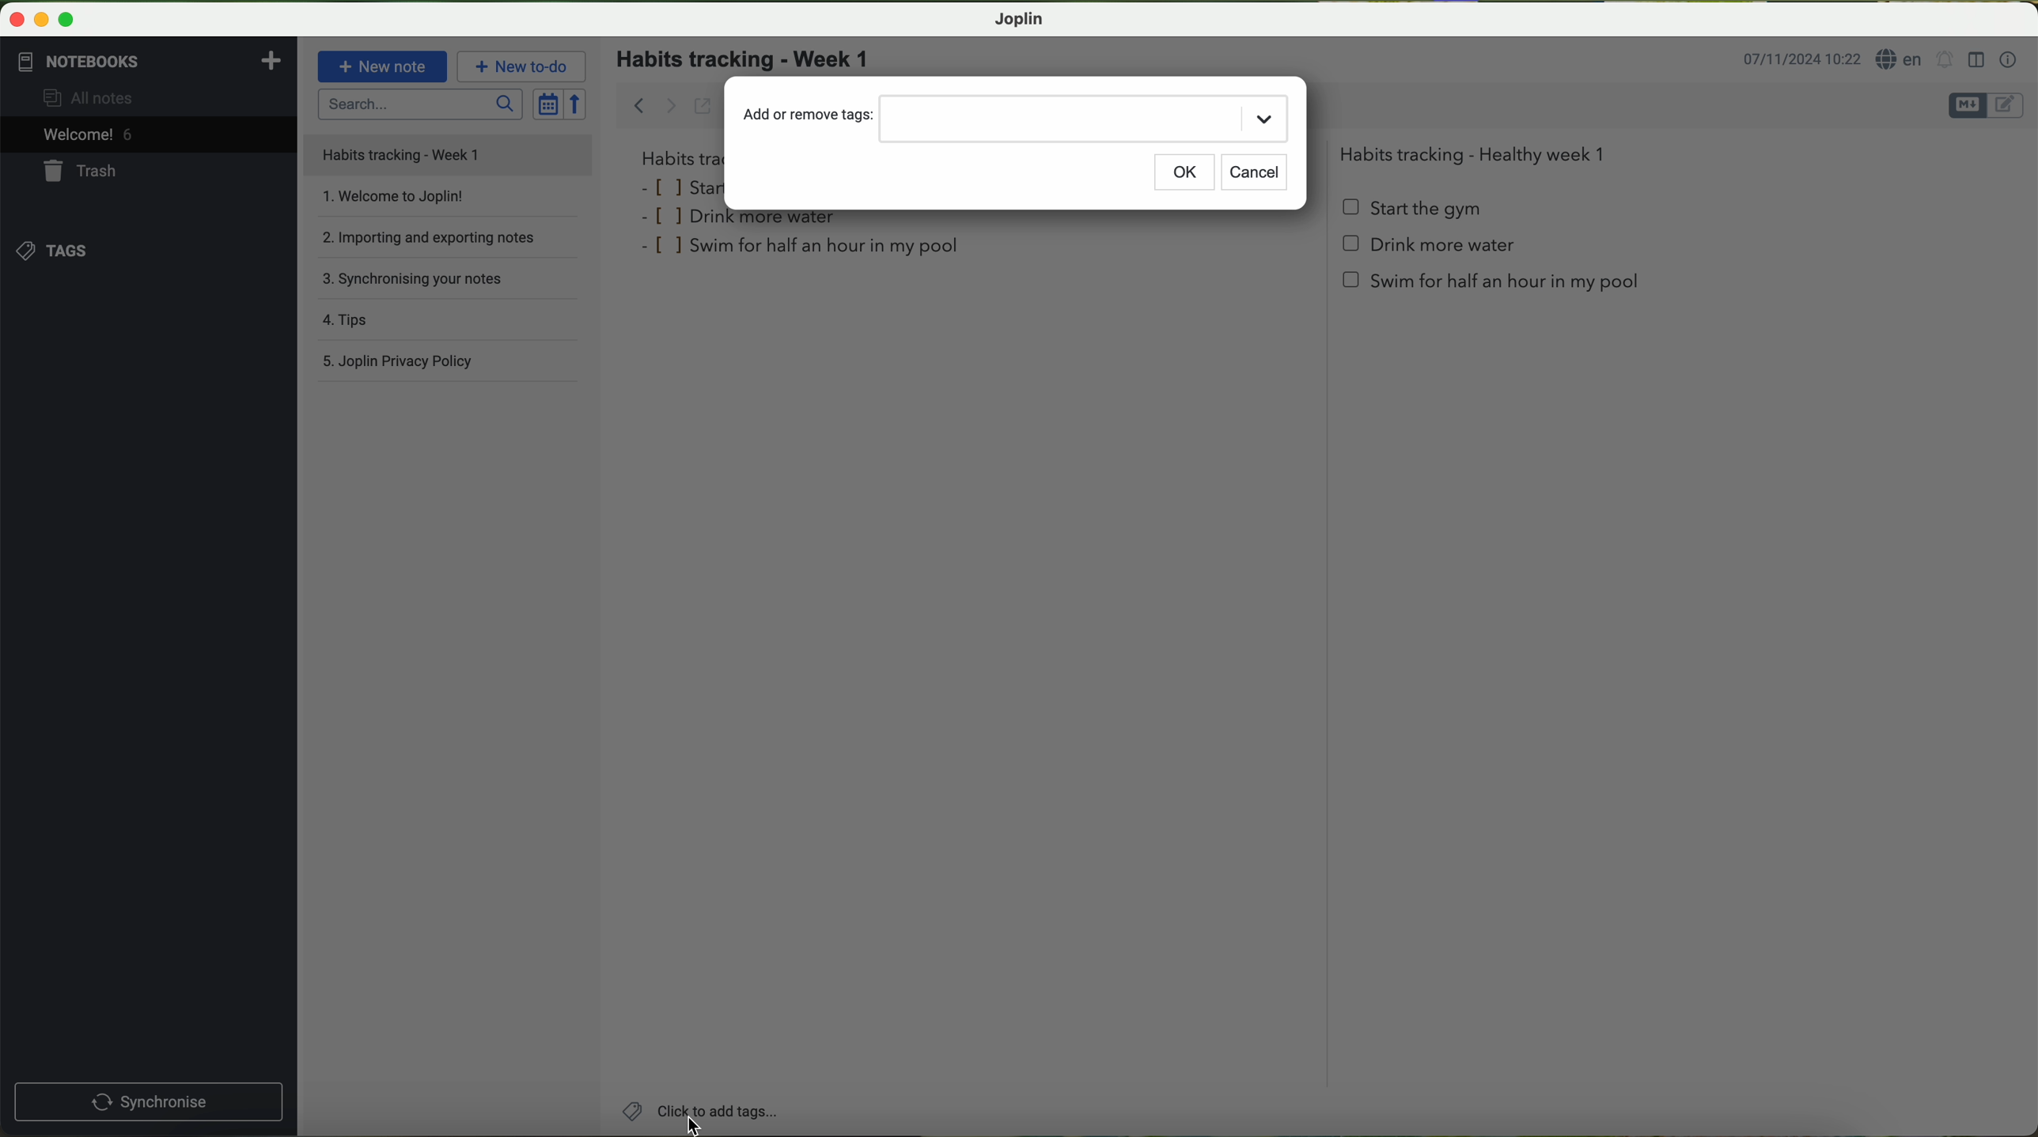 The image size is (2038, 1137). Describe the element at coordinates (1186, 174) in the screenshot. I see `OK` at that location.